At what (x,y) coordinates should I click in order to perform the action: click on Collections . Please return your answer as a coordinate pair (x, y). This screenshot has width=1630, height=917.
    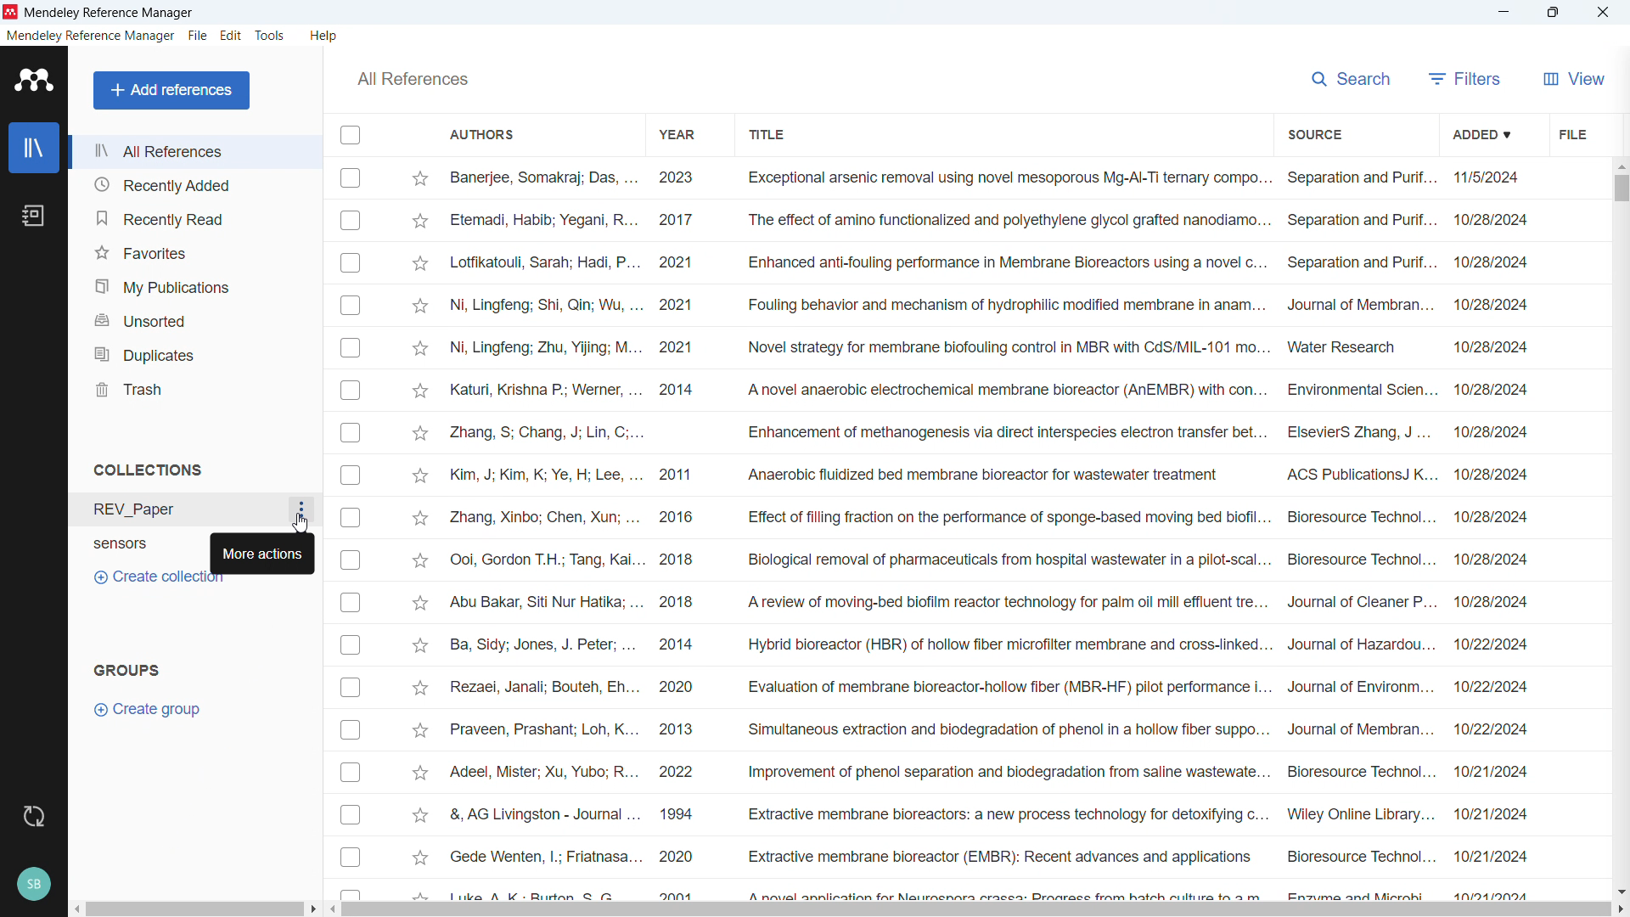
    Looking at the image, I should click on (149, 470).